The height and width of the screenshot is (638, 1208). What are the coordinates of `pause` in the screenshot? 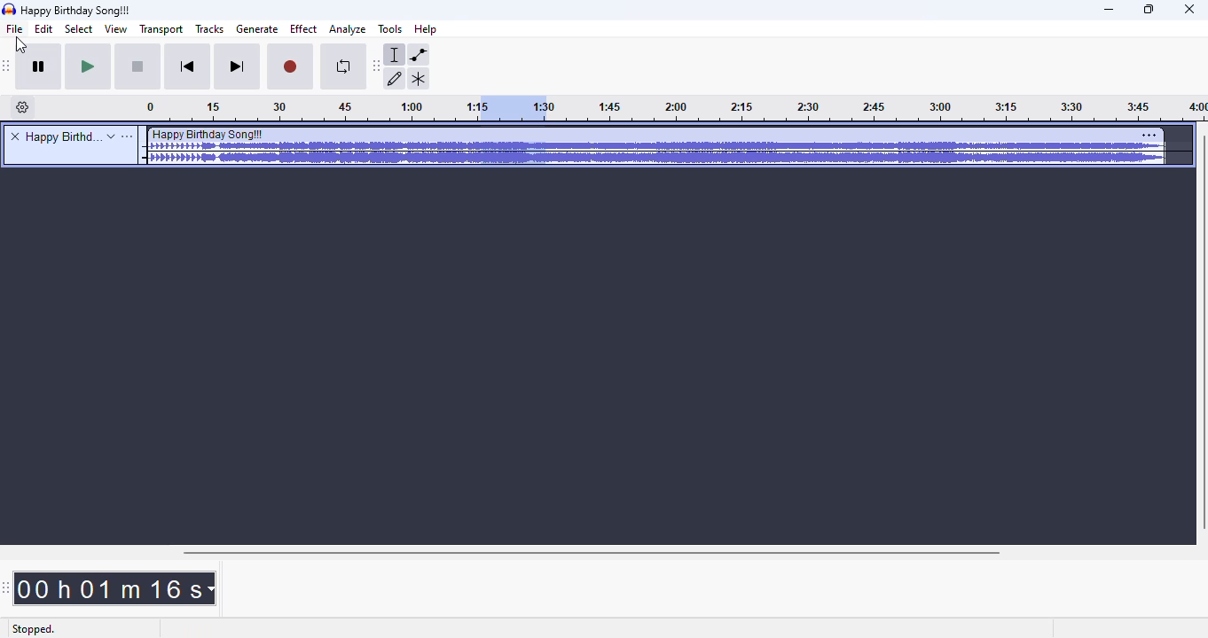 It's located at (42, 68).